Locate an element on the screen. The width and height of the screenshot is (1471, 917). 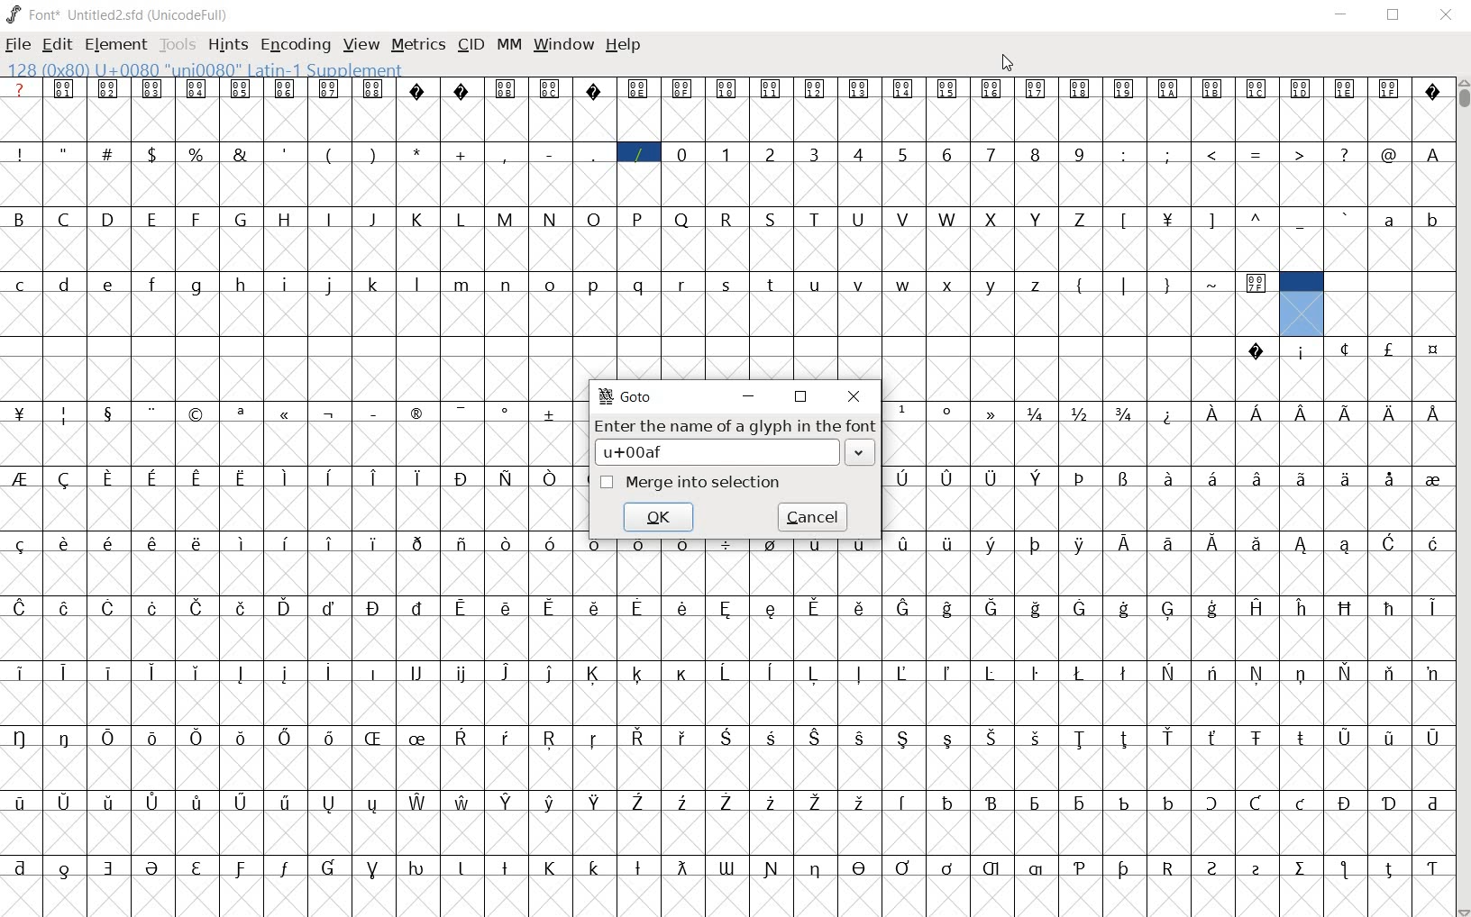
e is located at coordinates (109, 283).